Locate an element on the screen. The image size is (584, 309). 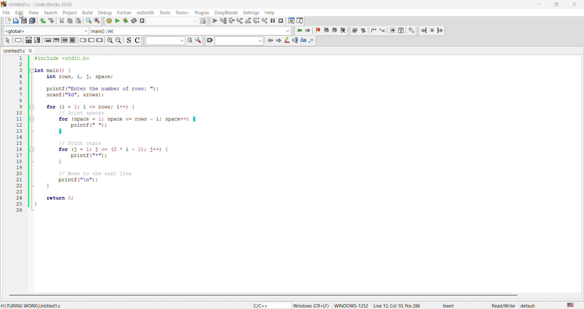
debugging window is located at coordinates (291, 20).